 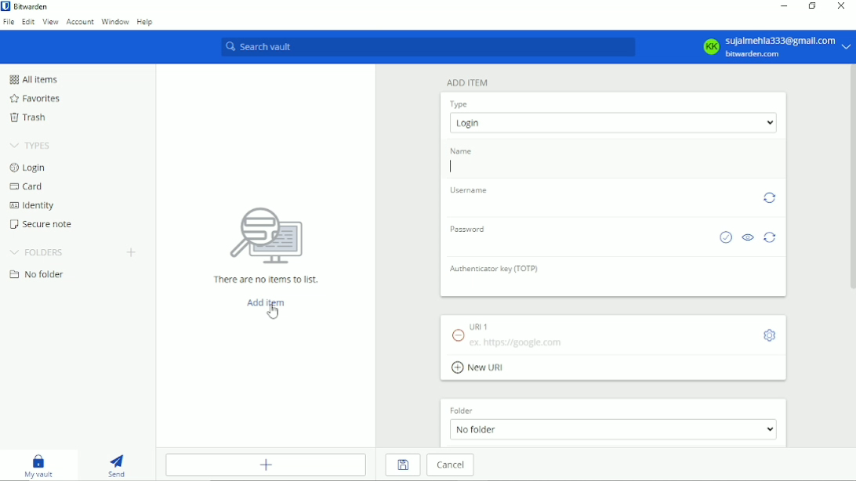 What do you see at coordinates (468, 190) in the screenshot?
I see `Username` at bounding box center [468, 190].